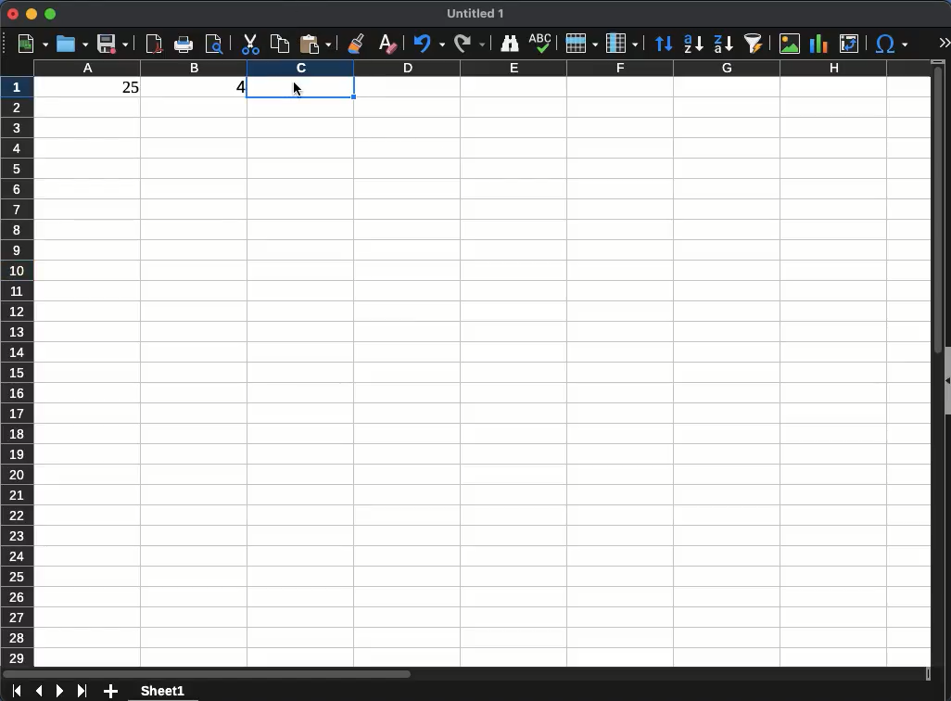 Image resolution: width=951 pixels, height=701 pixels. I want to click on paste, so click(315, 45).